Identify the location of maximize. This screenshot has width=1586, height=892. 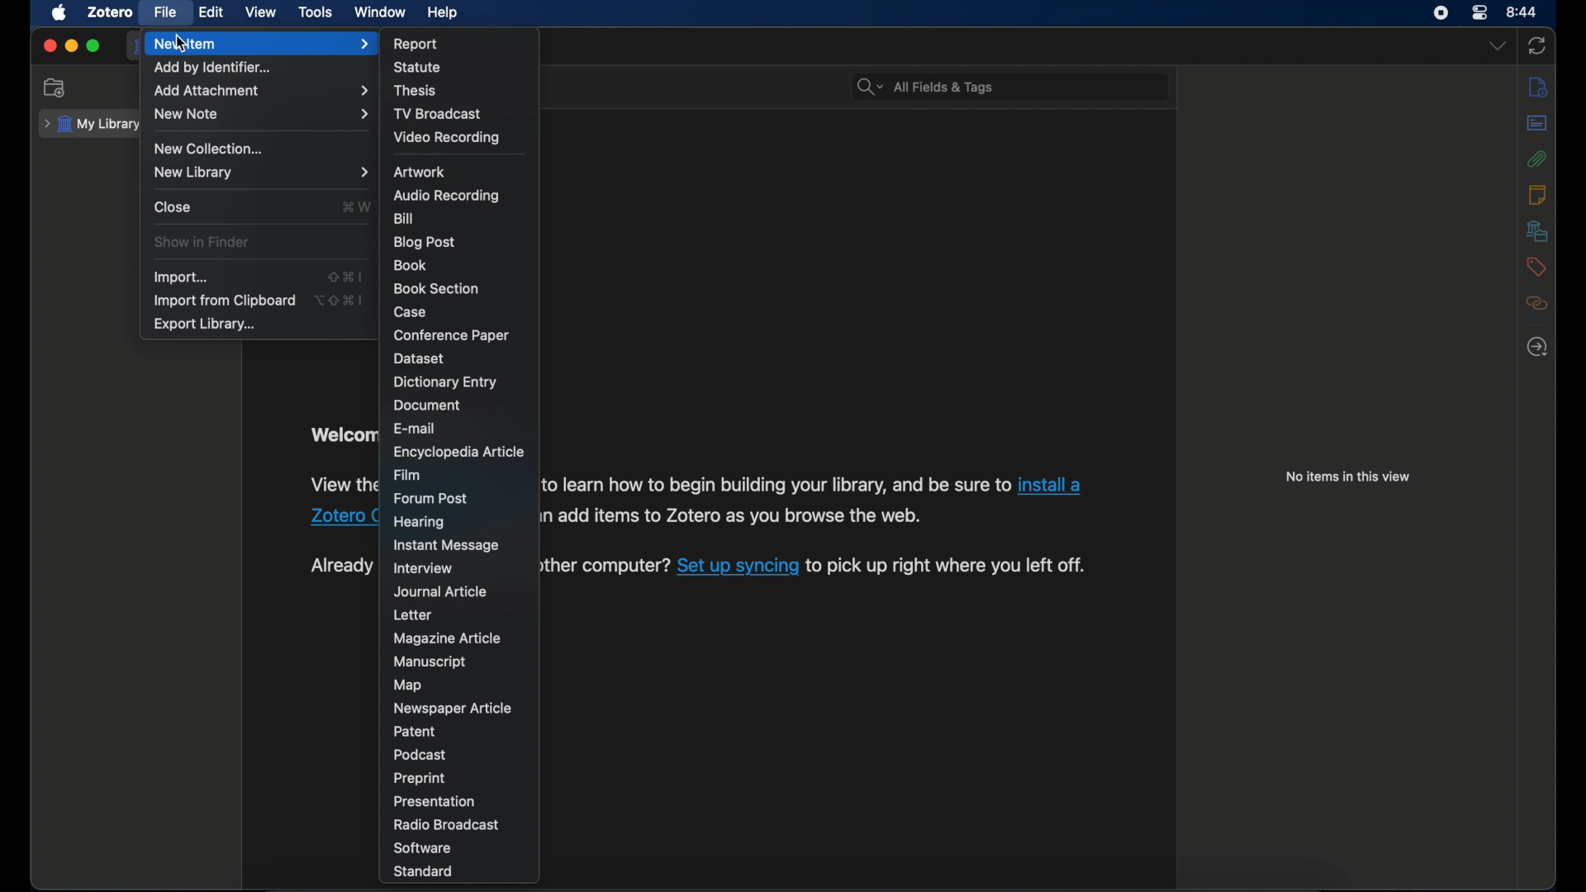
(94, 47).